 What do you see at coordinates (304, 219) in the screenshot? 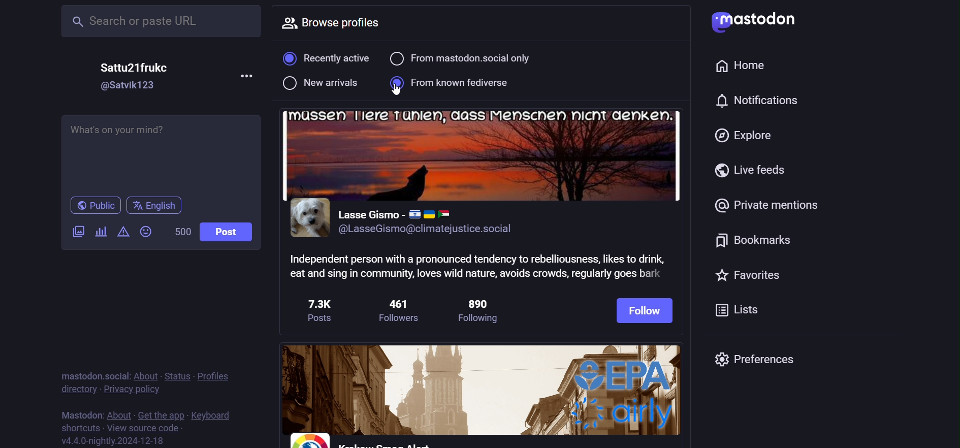
I see `profile picture` at bounding box center [304, 219].